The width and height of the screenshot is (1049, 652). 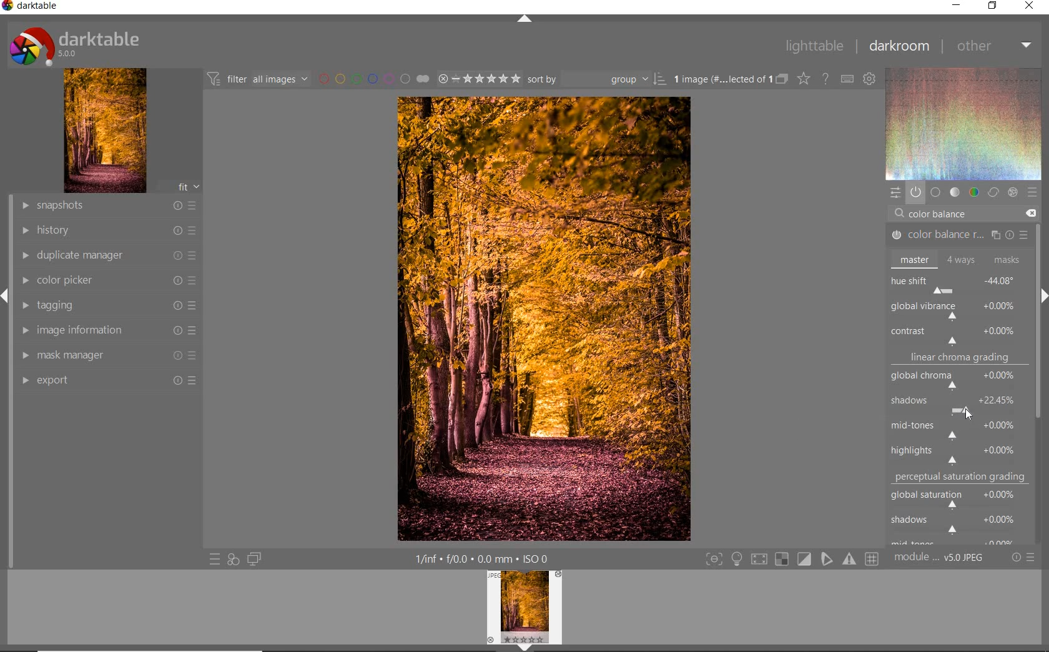 What do you see at coordinates (214, 558) in the screenshot?
I see `quick access to preset` at bounding box center [214, 558].